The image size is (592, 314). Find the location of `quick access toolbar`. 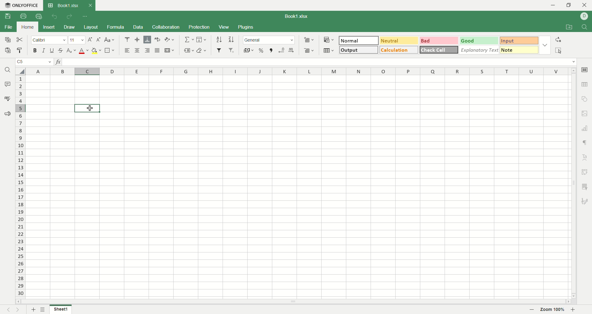

quick access toolbar is located at coordinates (85, 17).